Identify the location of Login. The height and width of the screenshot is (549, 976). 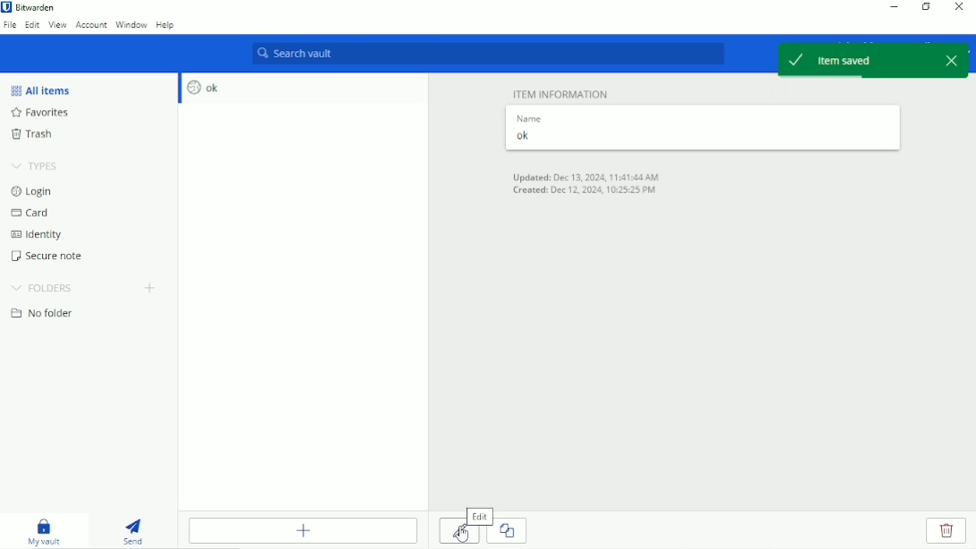
(33, 191).